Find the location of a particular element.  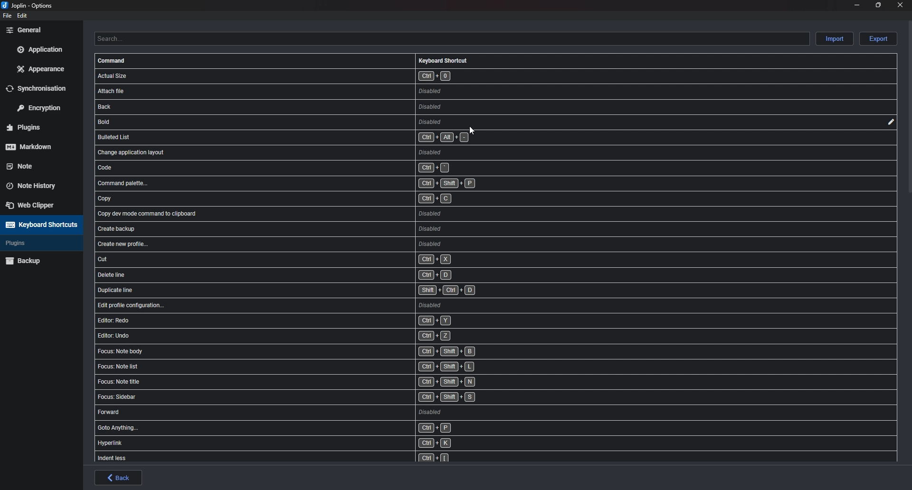

shortcut is located at coordinates (312, 367).